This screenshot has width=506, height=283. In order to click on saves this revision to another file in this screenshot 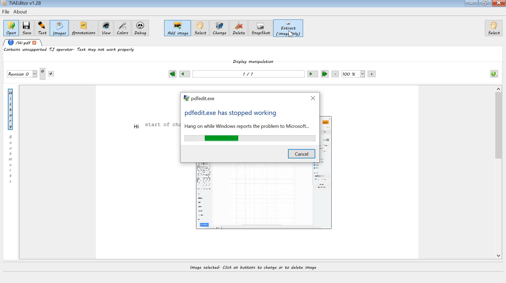, I will do `click(51, 74)`.